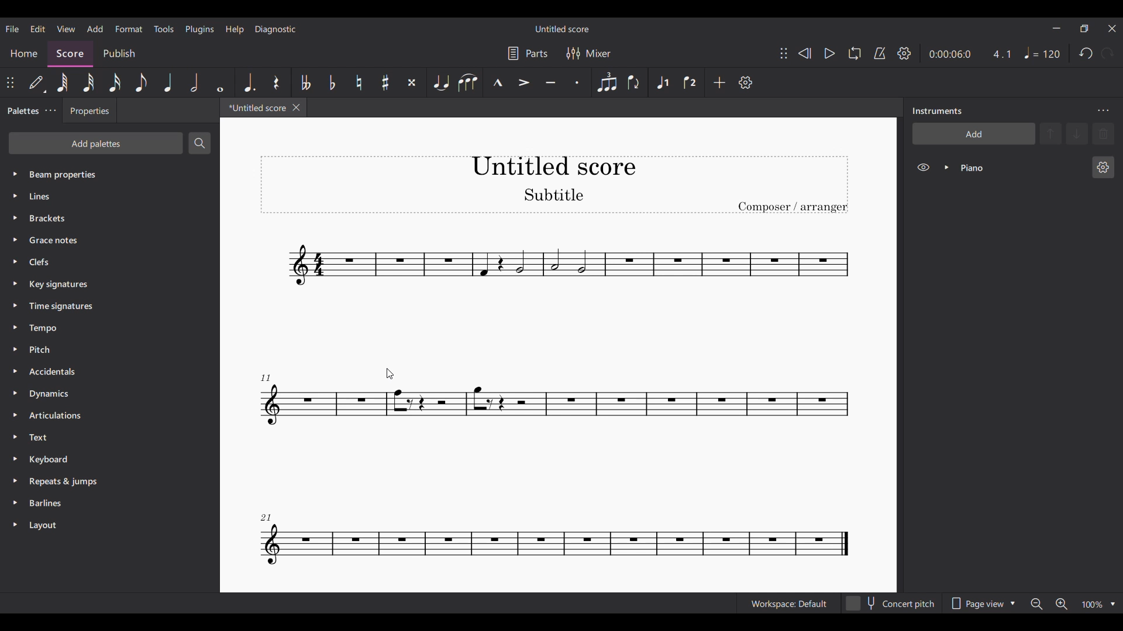  Describe the element at coordinates (119, 51) in the screenshot. I see `Publish section` at that location.